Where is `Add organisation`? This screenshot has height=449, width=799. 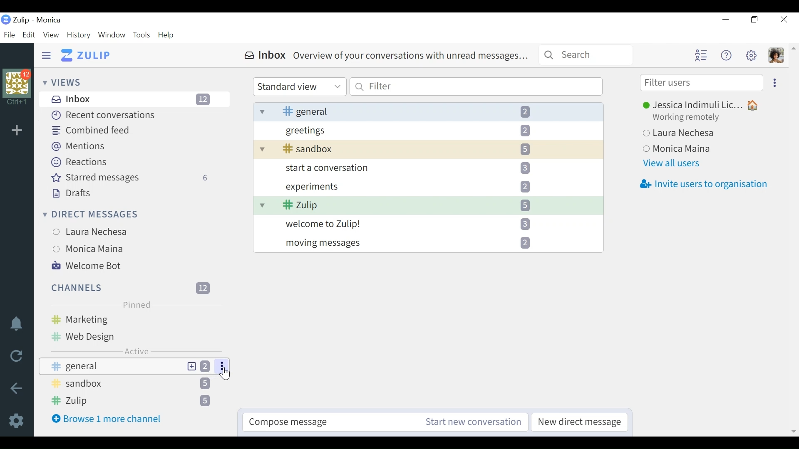 Add organisation is located at coordinates (19, 131).